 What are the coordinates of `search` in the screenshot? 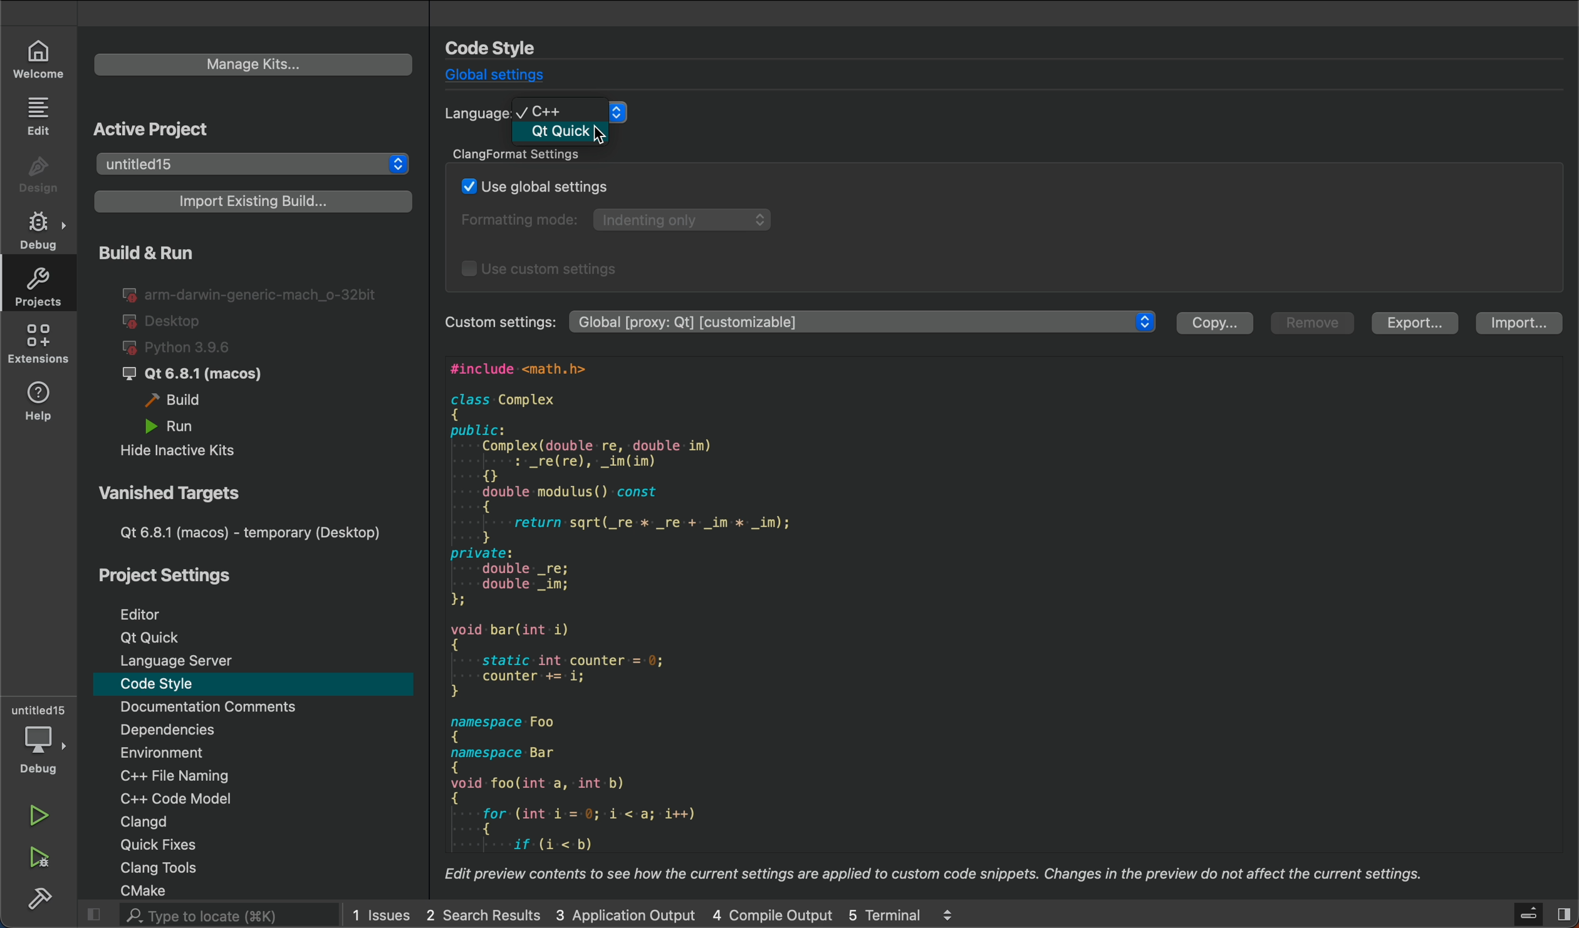 It's located at (204, 915).